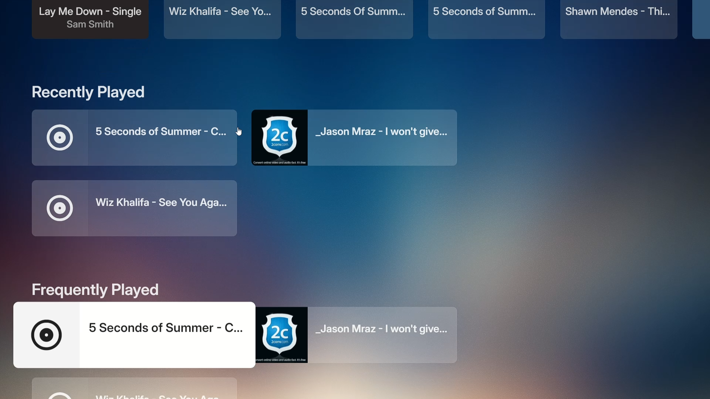  Describe the element at coordinates (89, 22) in the screenshot. I see `Lay Me Down` at that location.